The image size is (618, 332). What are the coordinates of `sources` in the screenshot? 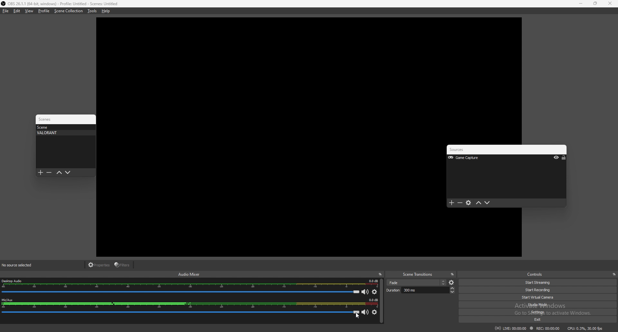 It's located at (465, 150).